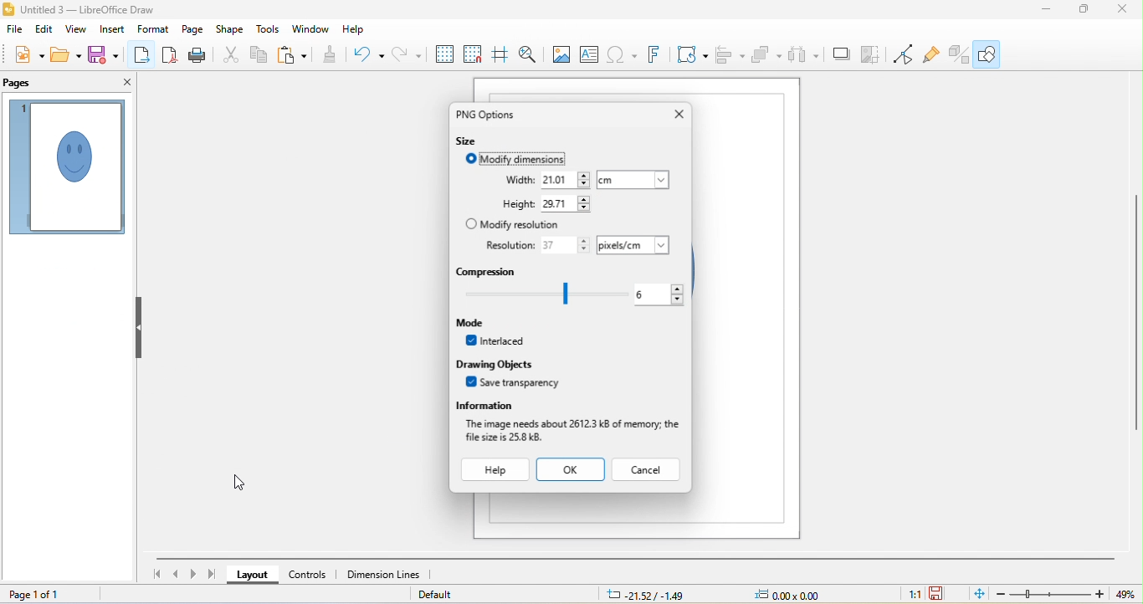 The height and width of the screenshot is (604, 1143). What do you see at coordinates (294, 54) in the screenshot?
I see `paste` at bounding box center [294, 54].